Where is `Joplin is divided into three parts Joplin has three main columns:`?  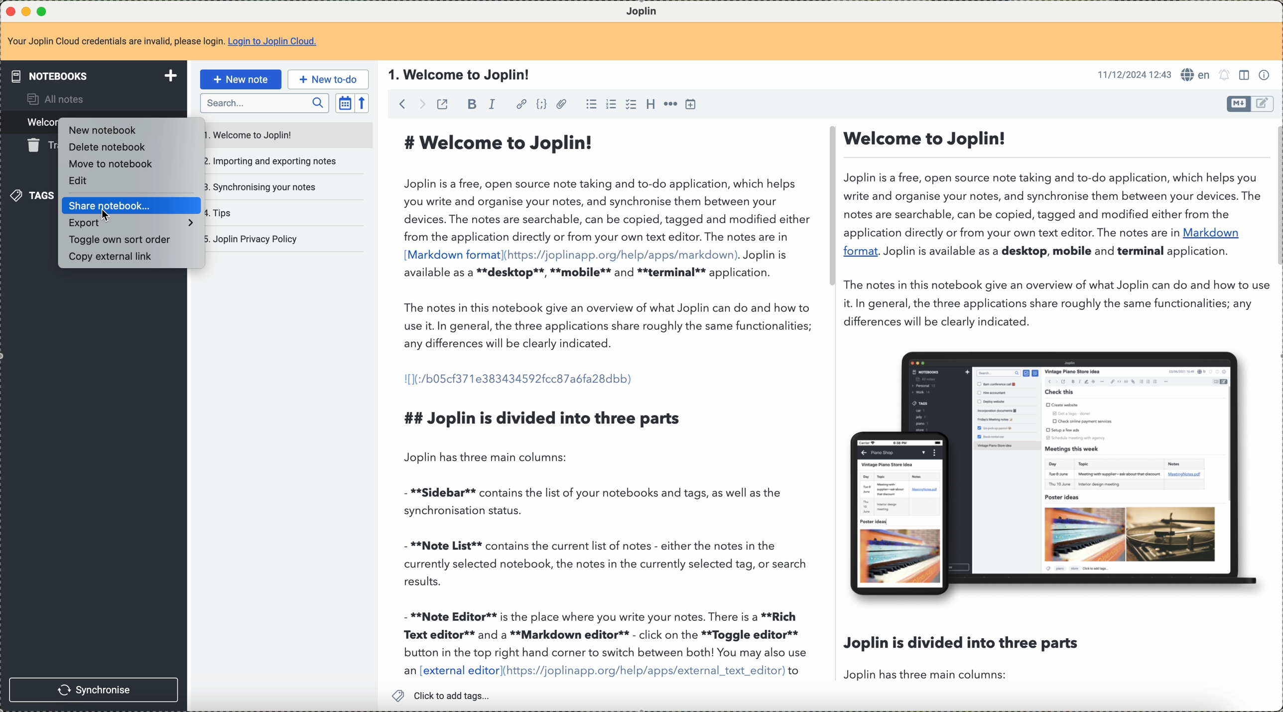
Joplin is divided into three parts Joplin has three main columns: is located at coordinates (961, 657).